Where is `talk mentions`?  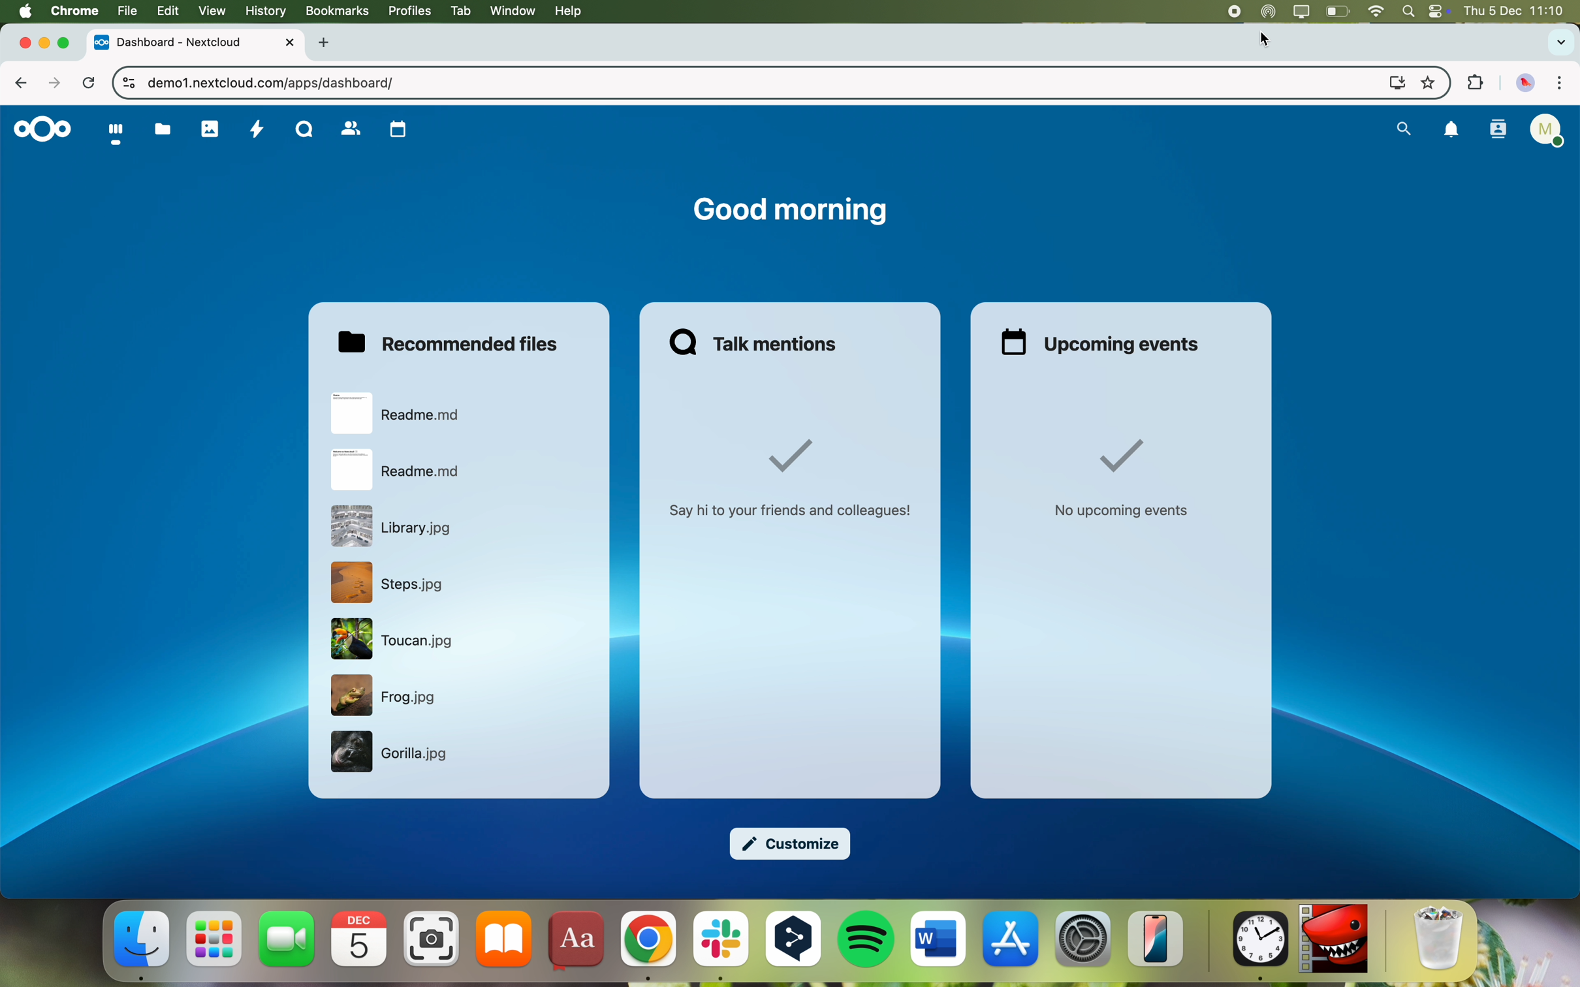
talk mentions is located at coordinates (758, 341).